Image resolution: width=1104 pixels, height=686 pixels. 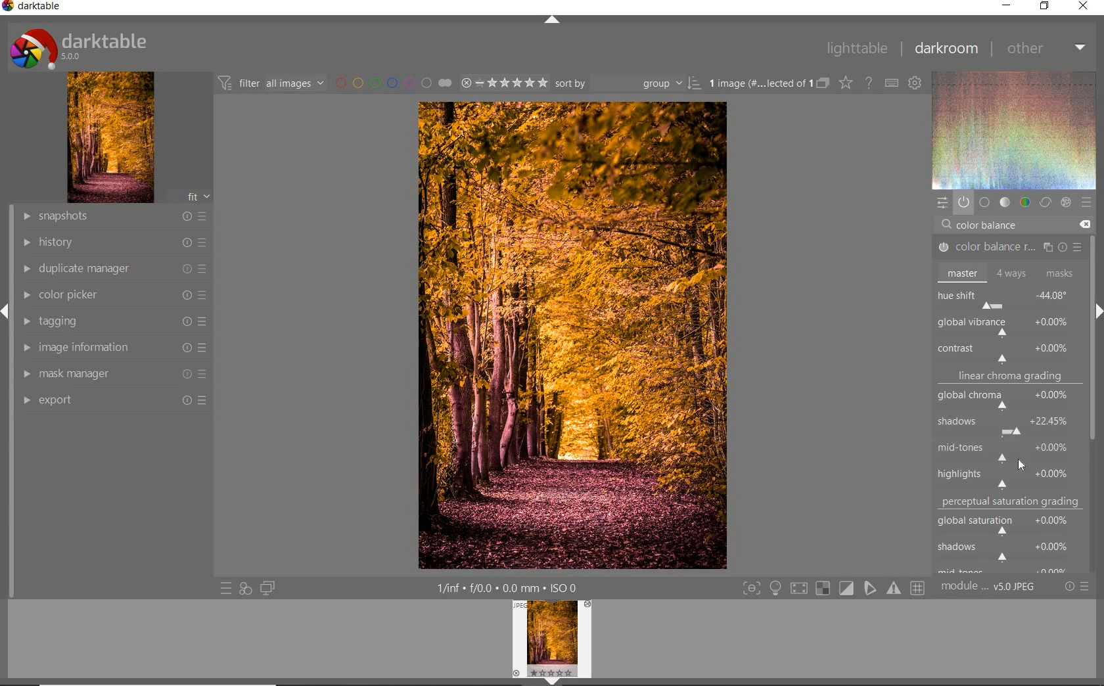 I want to click on hue shift, so click(x=1009, y=298).